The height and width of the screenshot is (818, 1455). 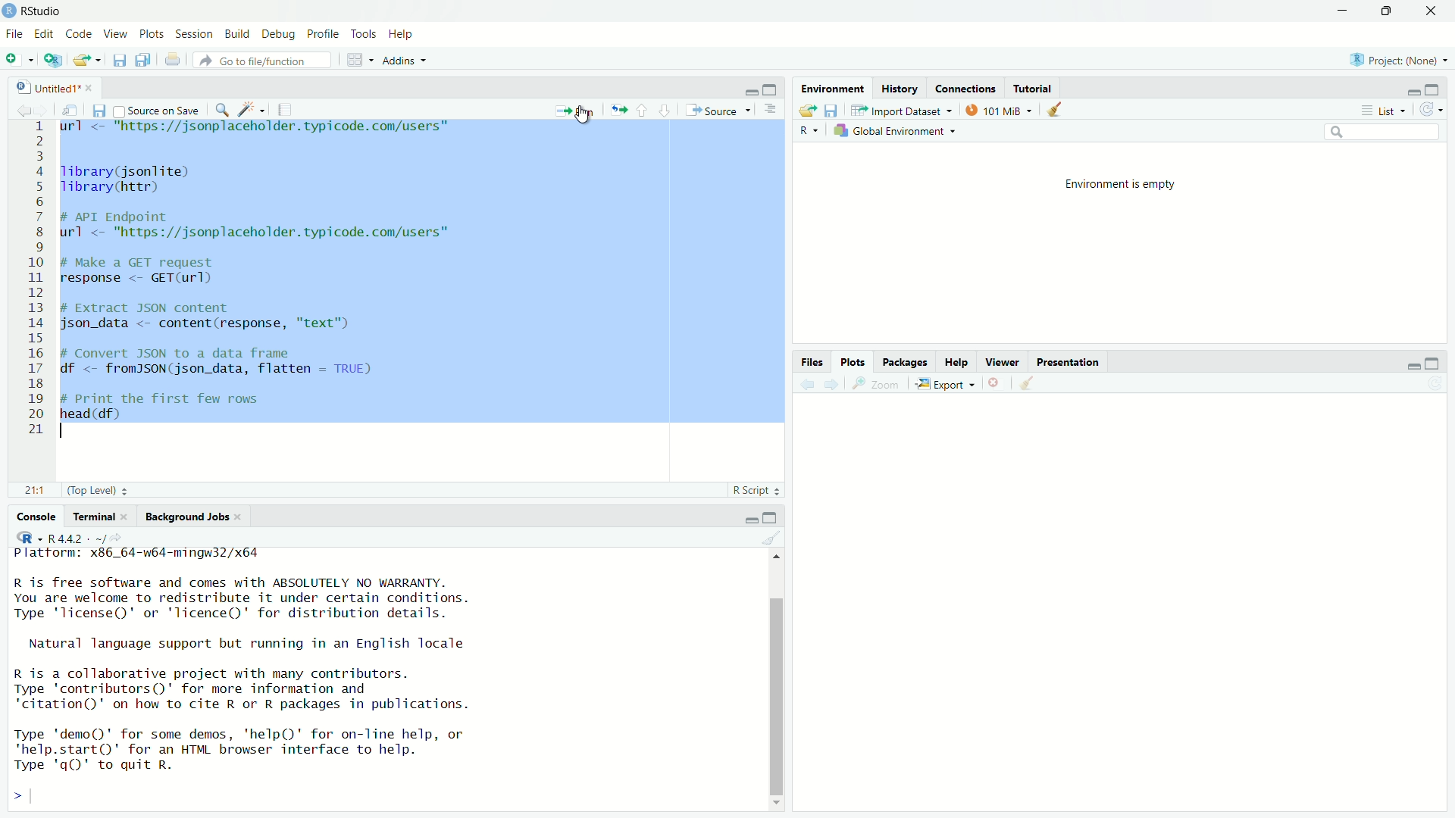 I want to click on 21:1, so click(x=38, y=491).